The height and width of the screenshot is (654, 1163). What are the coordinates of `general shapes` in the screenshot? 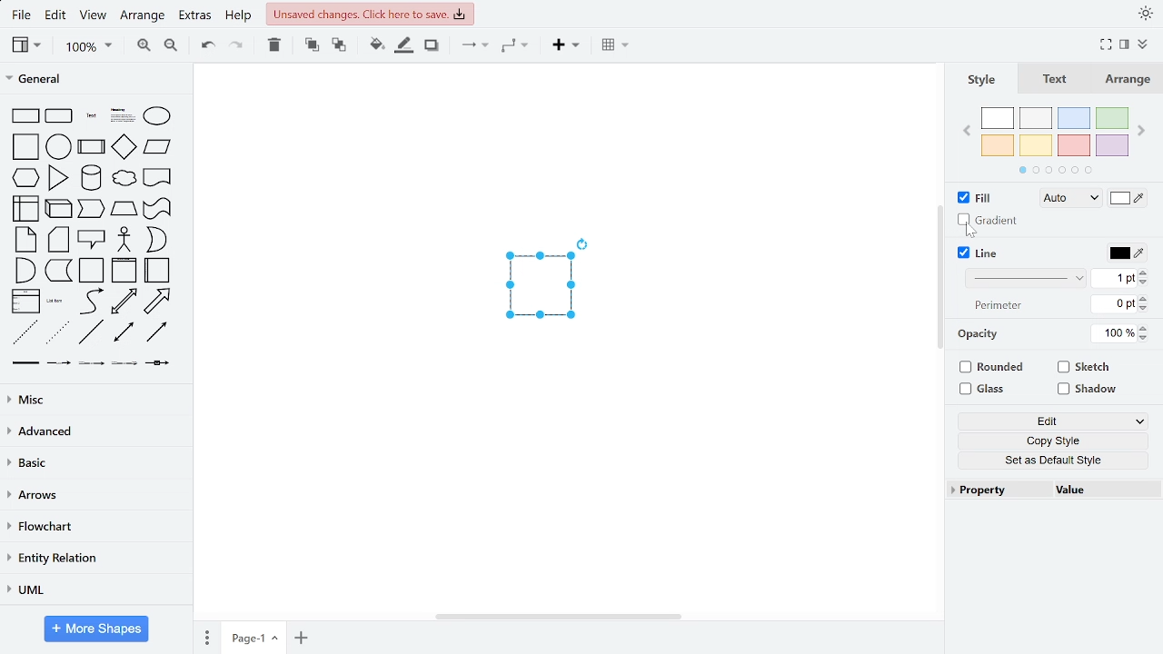 It's located at (120, 114).